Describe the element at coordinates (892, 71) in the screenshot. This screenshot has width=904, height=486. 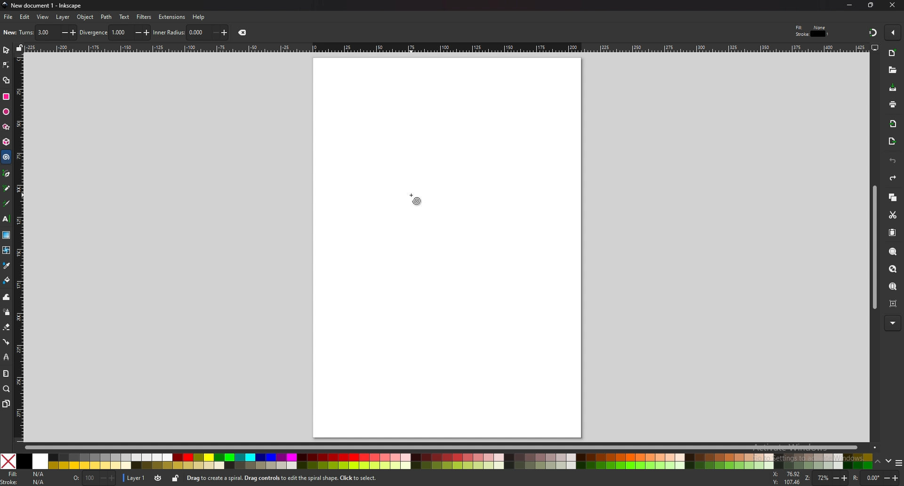
I see `open` at that location.